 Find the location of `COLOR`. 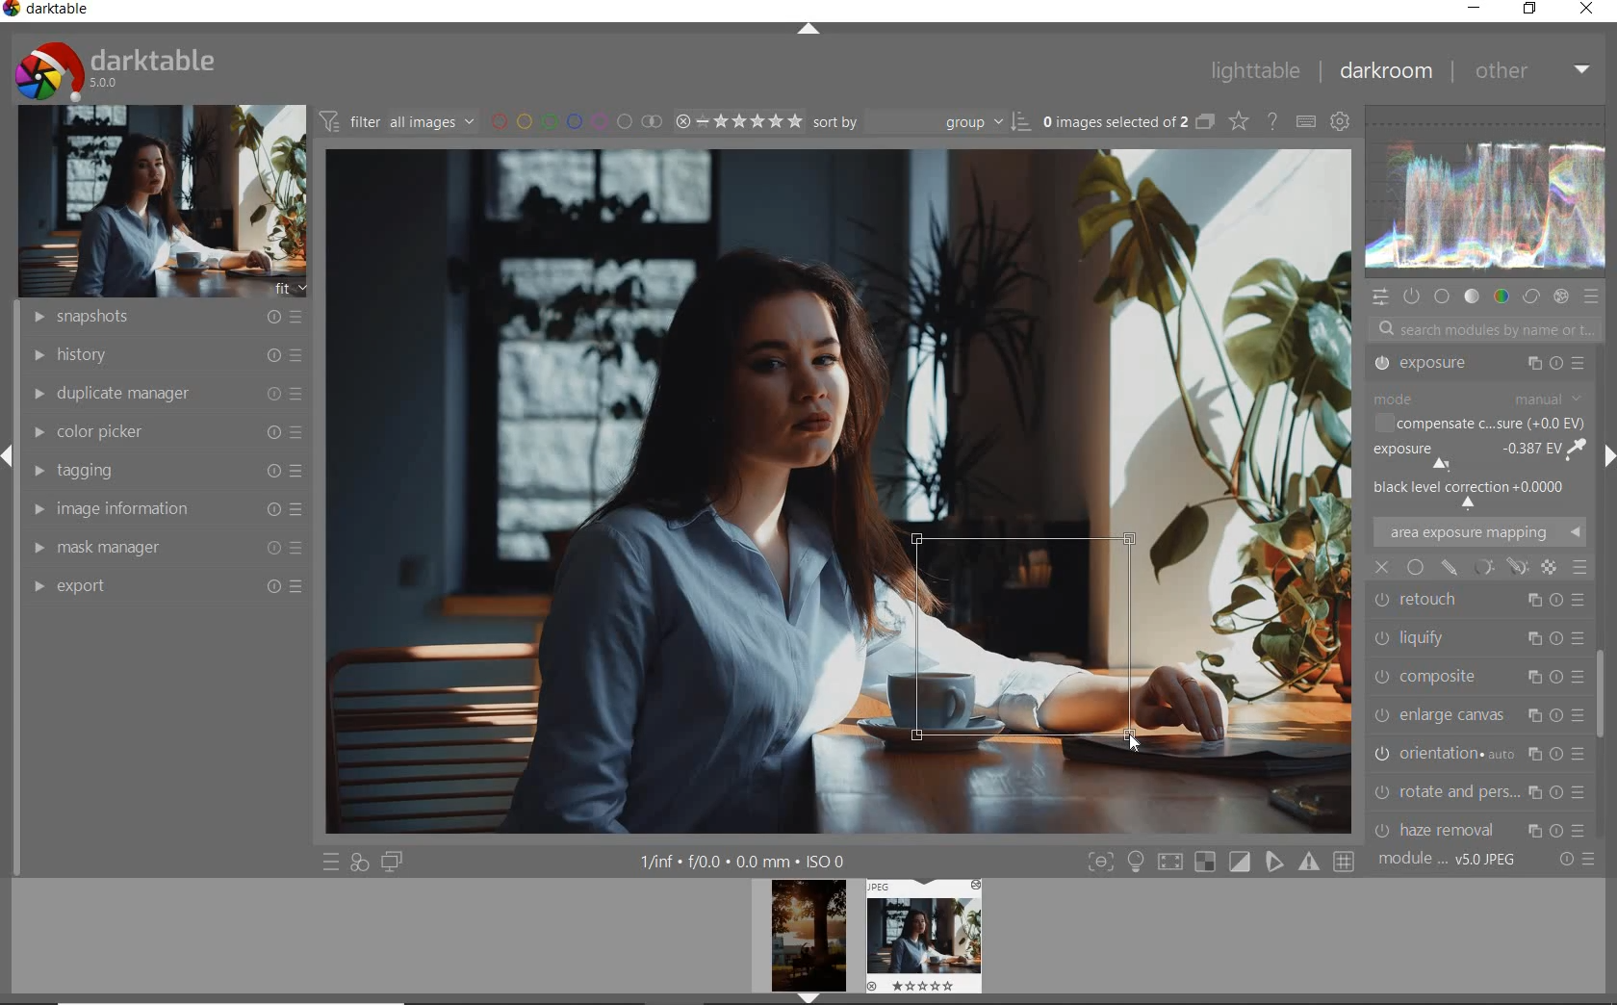

COLOR is located at coordinates (1501, 297).